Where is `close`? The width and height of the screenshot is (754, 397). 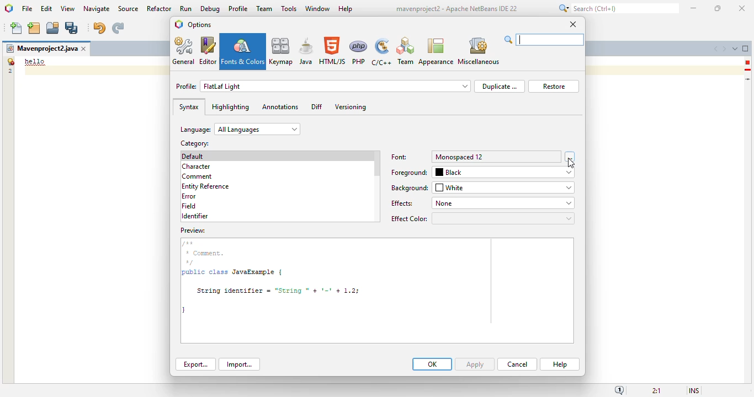
close is located at coordinates (742, 9).